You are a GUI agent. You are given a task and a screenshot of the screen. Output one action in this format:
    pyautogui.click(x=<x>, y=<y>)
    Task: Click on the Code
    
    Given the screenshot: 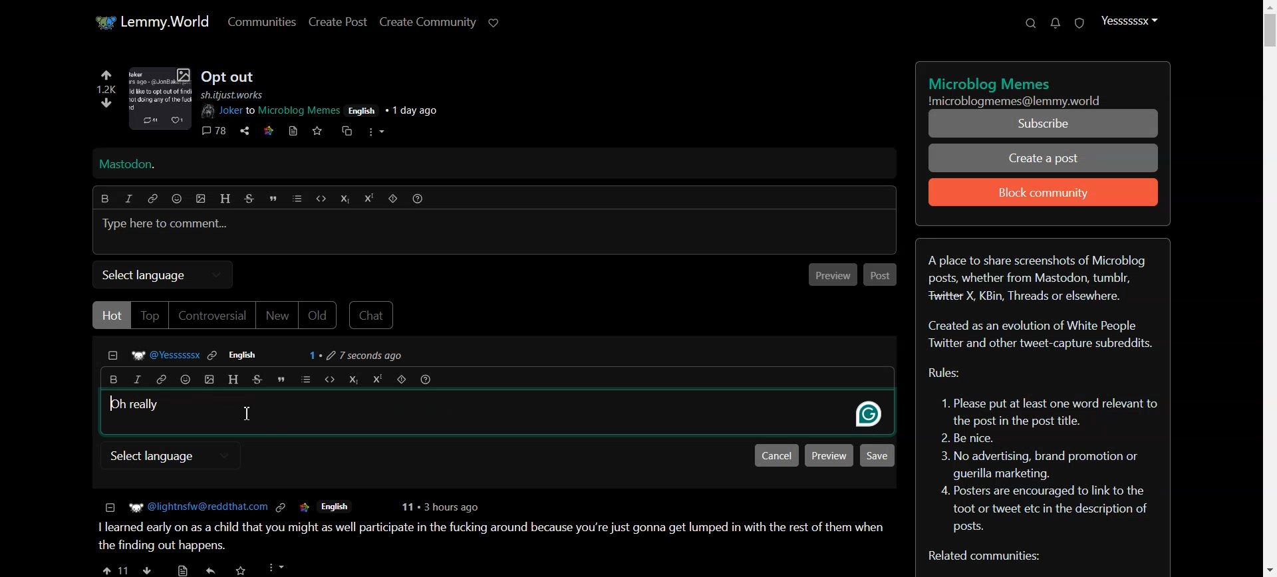 What is the action you would take?
    pyautogui.click(x=320, y=199)
    